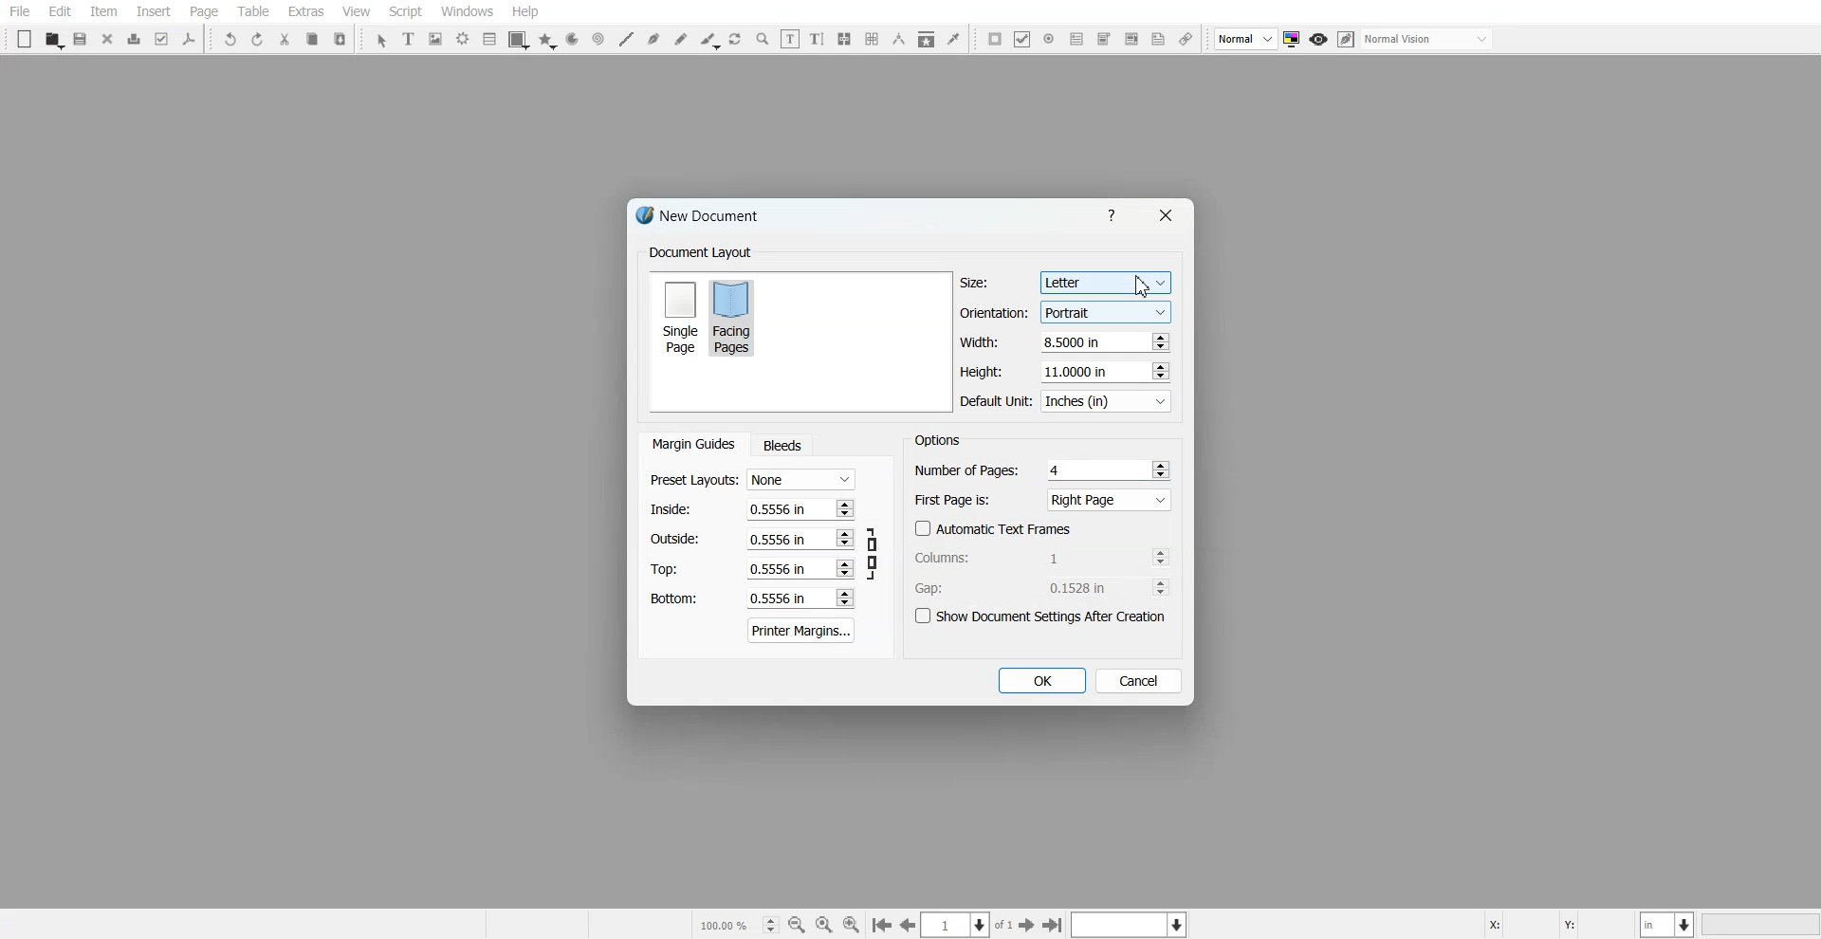  Describe the element at coordinates (852, 924) in the screenshot. I see `Zoom In` at that location.